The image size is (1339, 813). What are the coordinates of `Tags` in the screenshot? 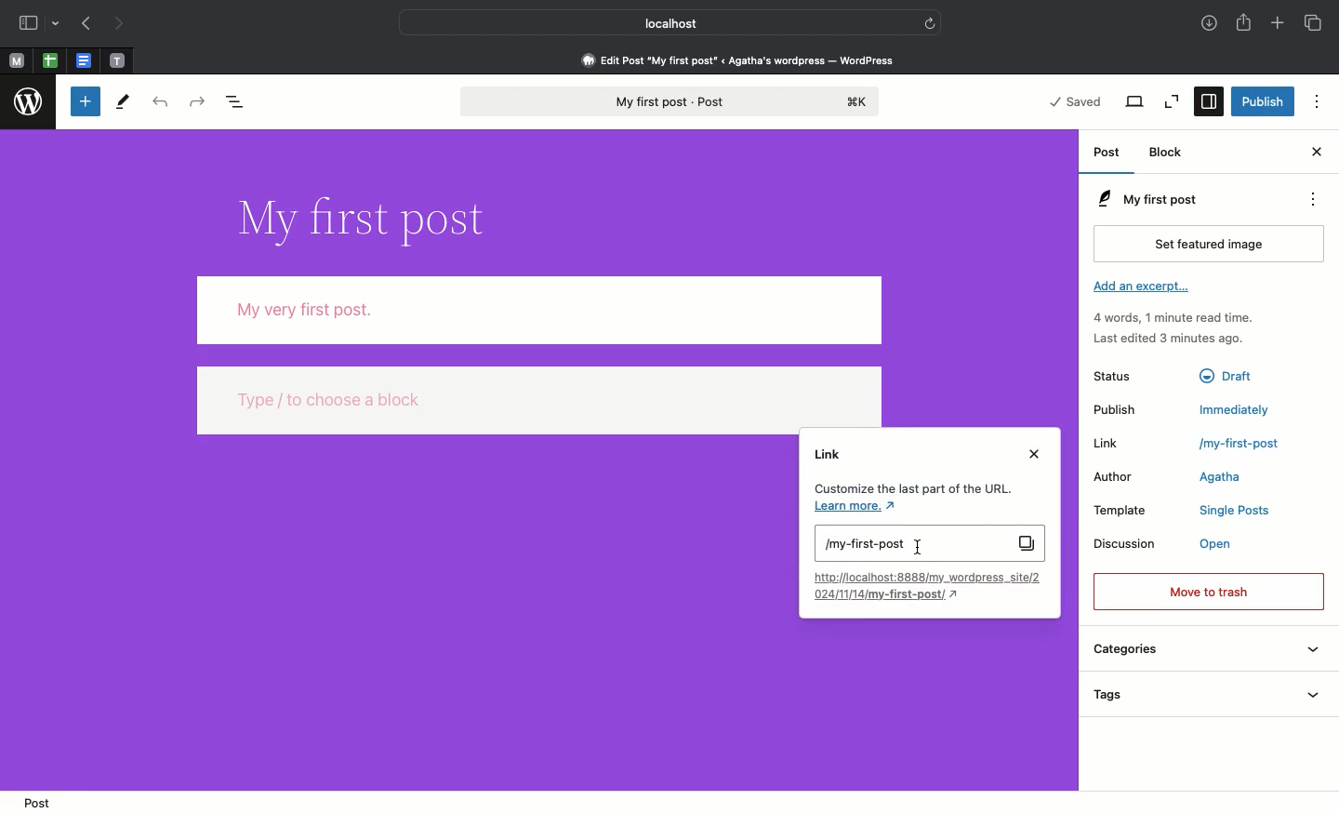 It's located at (1212, 692).